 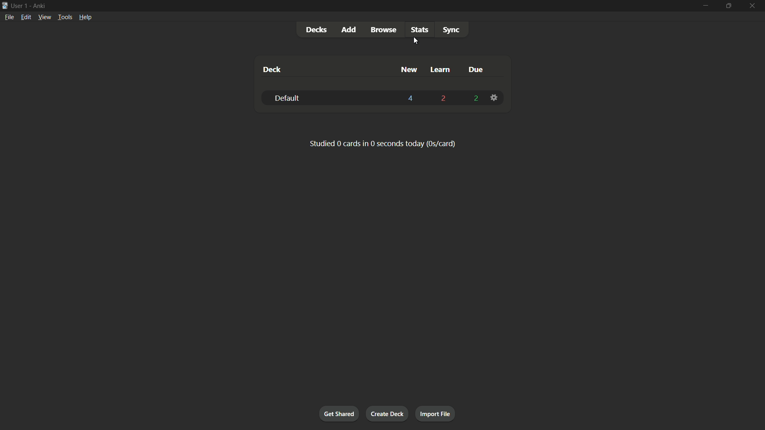 I want to click on file menu, so click(x=9, y=18).